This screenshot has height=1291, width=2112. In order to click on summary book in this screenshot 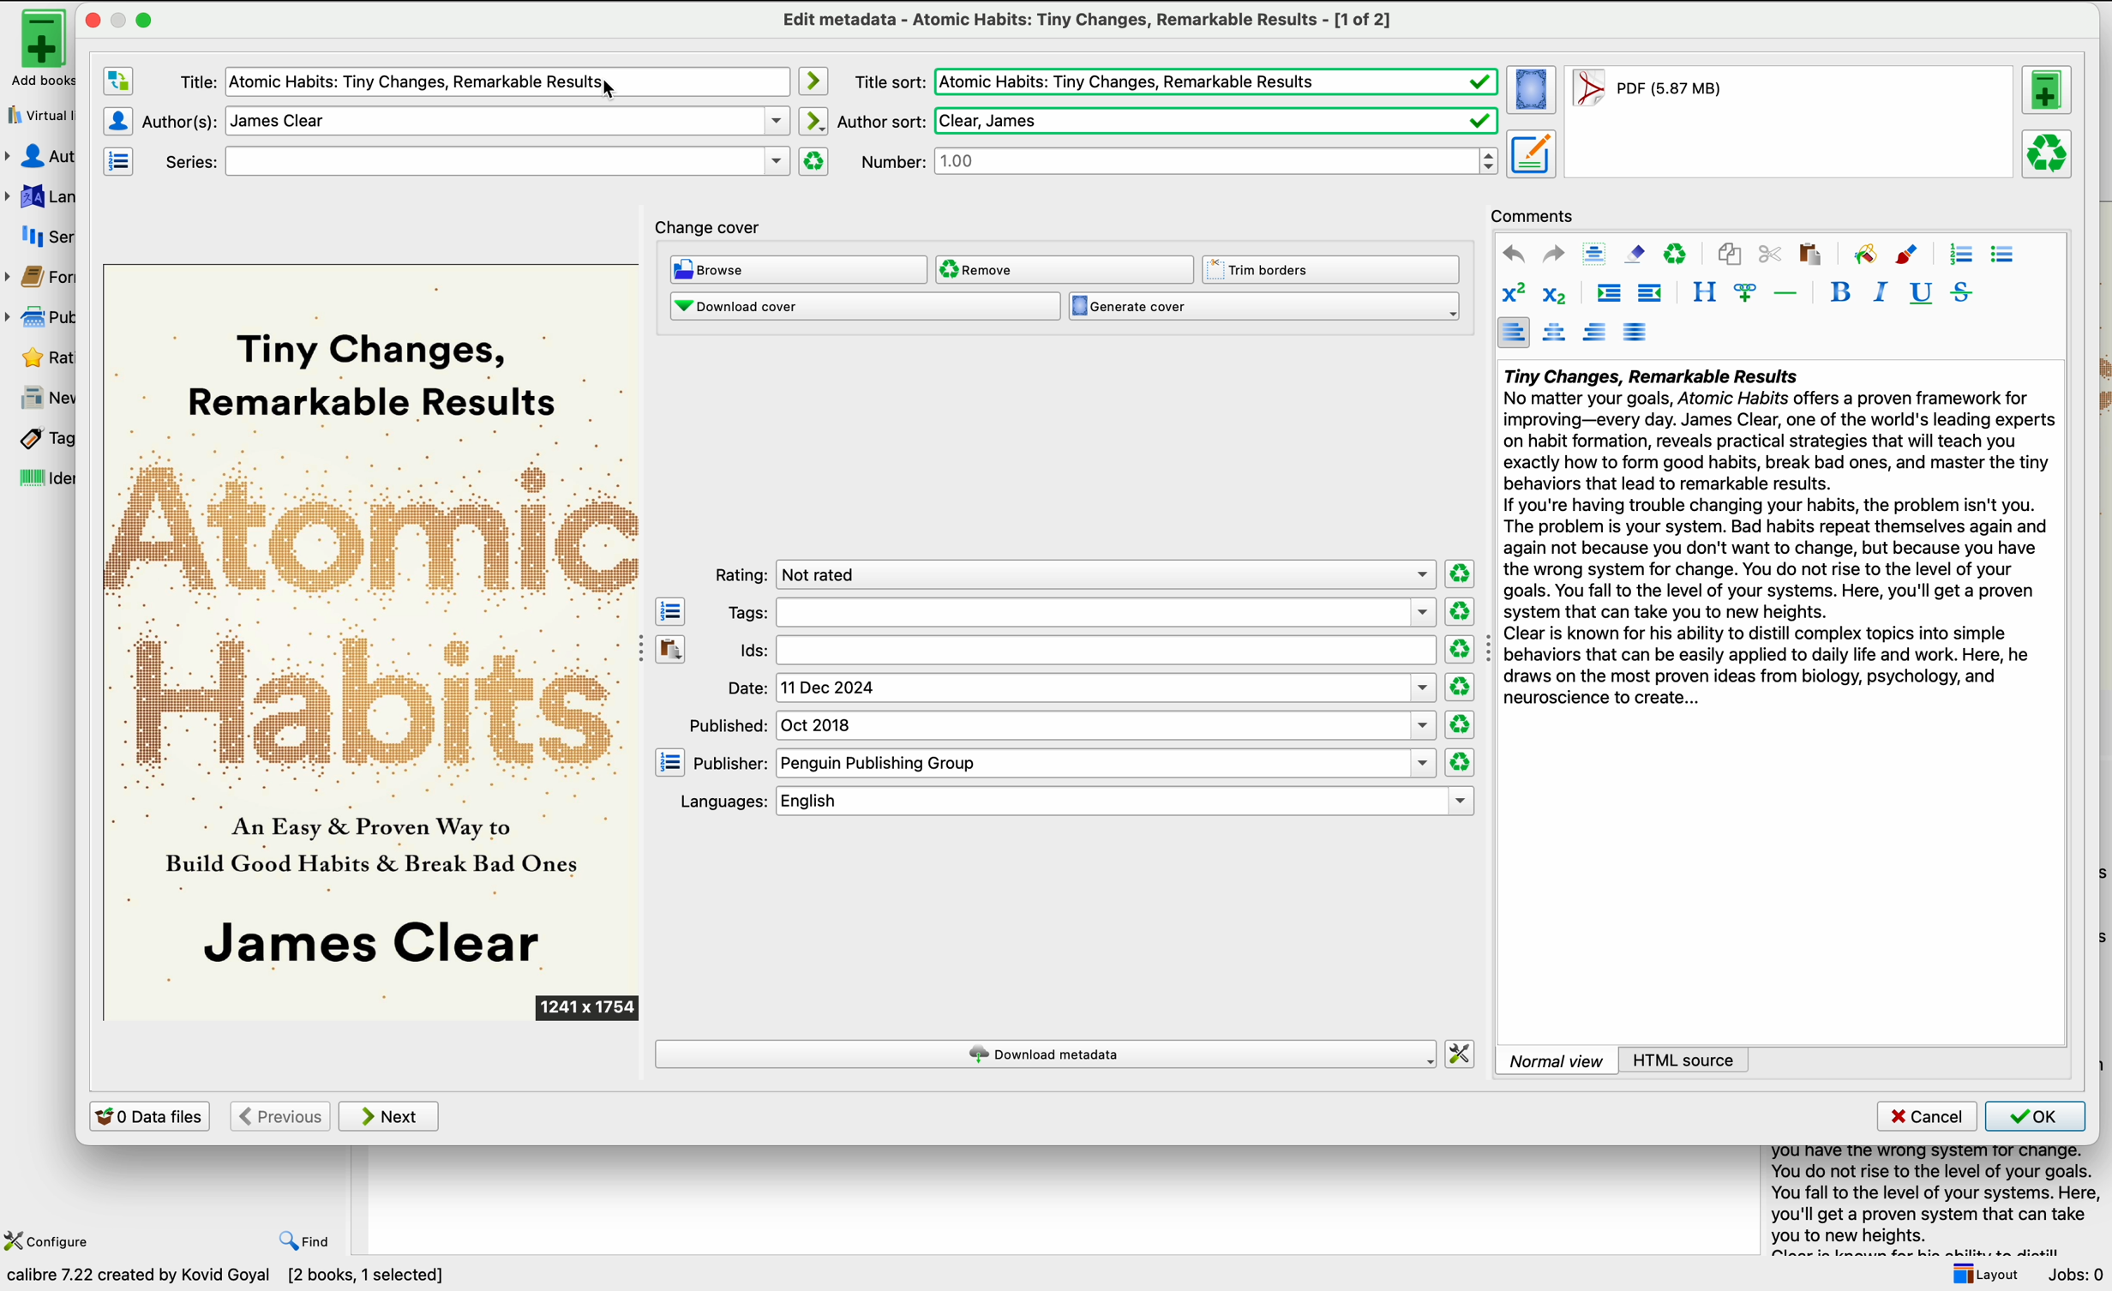, I will do `click(1929, 1198)`.